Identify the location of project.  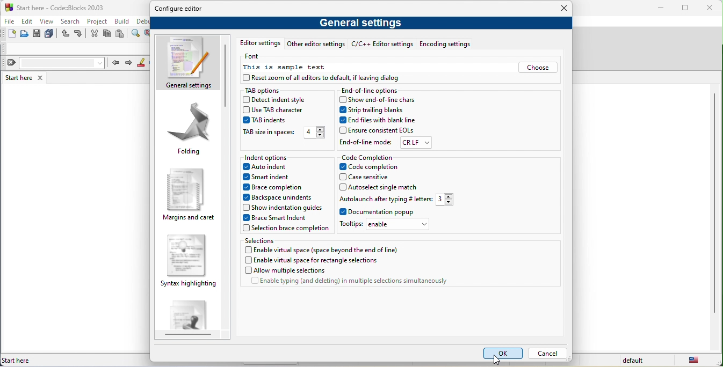
(97, 21).